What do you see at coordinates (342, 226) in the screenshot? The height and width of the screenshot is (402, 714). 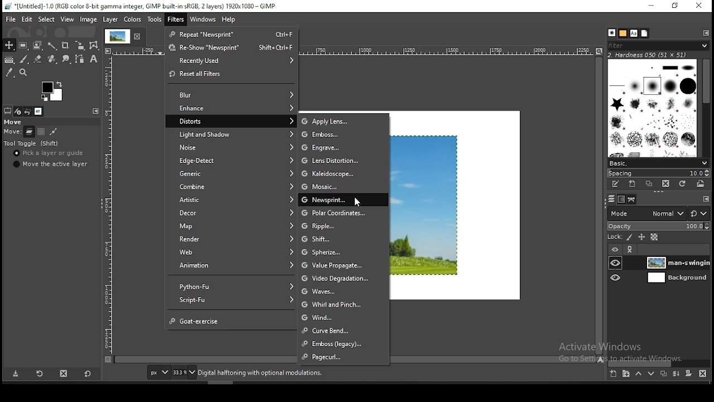 I see `ripple` at bounding box center [342, 226].